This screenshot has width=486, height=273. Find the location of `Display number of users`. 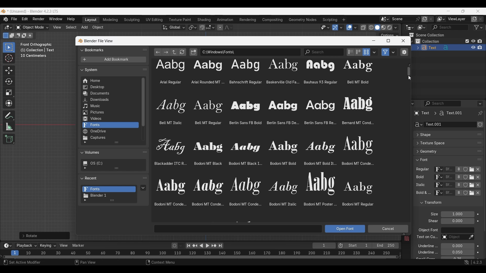

Display number of users is located at coordinates (458, 194).